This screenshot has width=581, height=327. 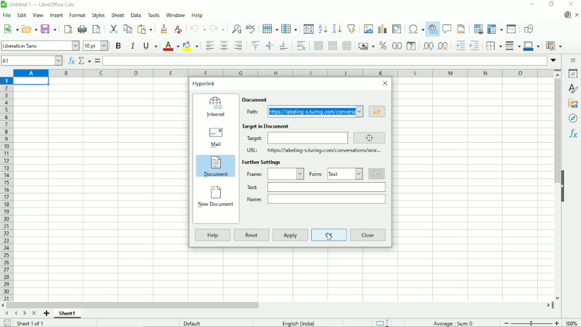 What do you see at coordinates (171, 46) in the screenshot?
I see `Font color` at bounding box center [171, 46].